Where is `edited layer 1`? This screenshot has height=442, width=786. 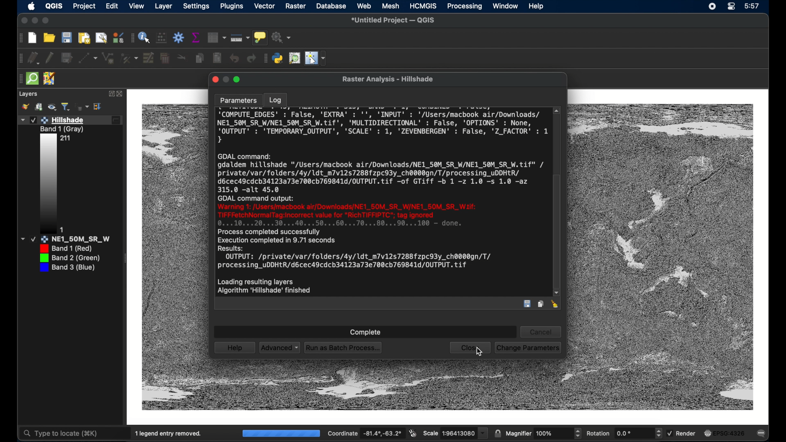 edited layer 1 is located at coordinates (47, 184).